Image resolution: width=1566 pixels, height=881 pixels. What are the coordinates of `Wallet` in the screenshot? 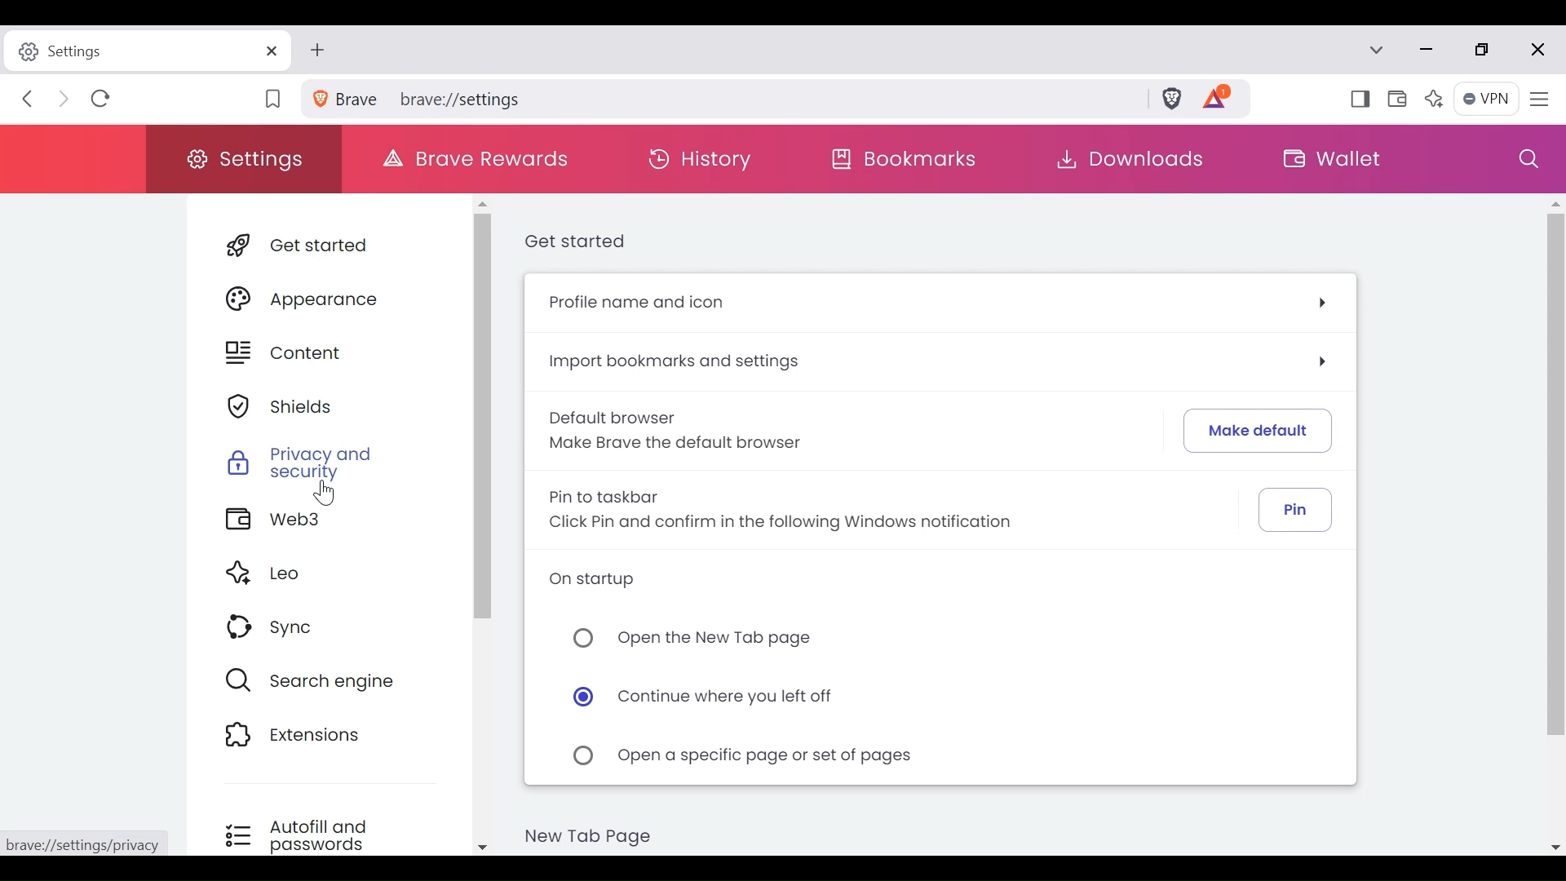 It's located at (1332, 157).